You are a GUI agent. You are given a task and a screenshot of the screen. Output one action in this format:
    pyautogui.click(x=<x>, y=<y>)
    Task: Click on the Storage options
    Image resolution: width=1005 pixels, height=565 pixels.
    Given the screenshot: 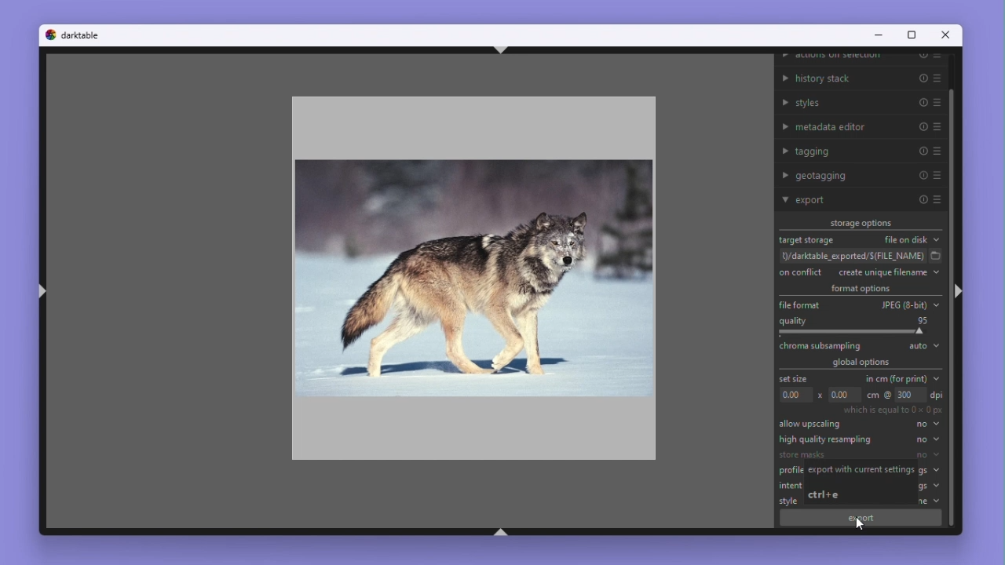 What is the action you would take?
    pyautogui.click(x=859, y=224)
    